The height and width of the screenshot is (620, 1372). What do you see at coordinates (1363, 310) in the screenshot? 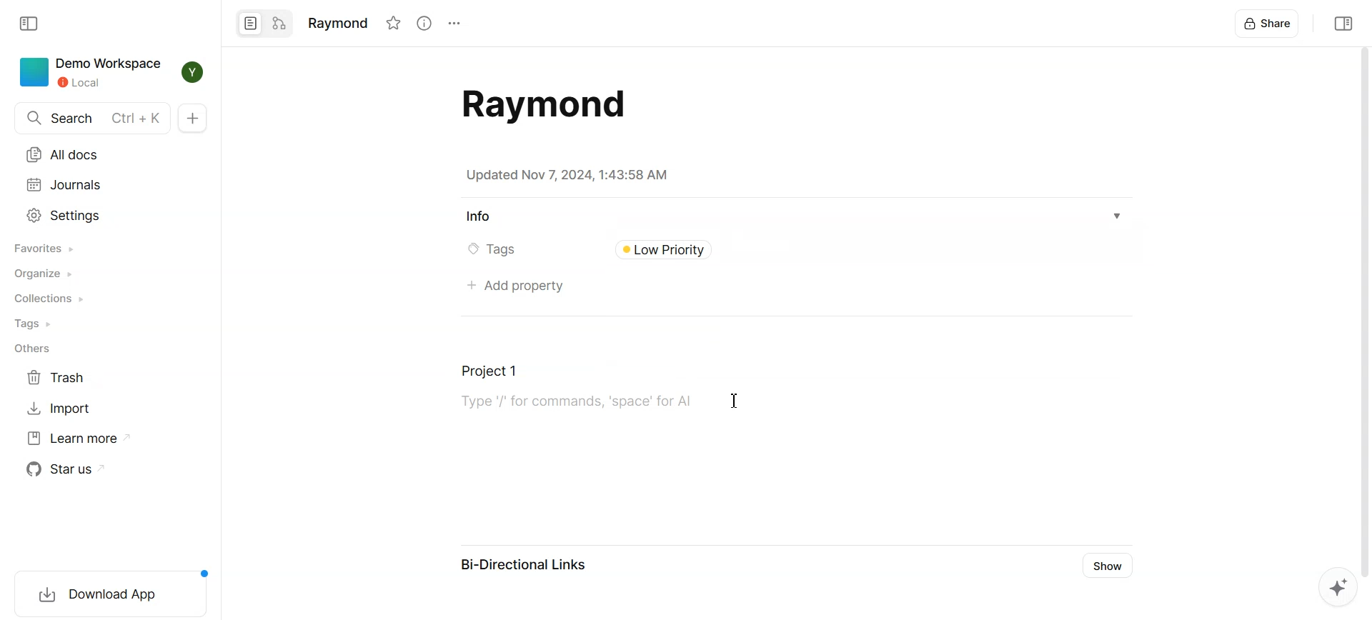
I see `Vertical scrollbar` at bounding box center [1363, 310].